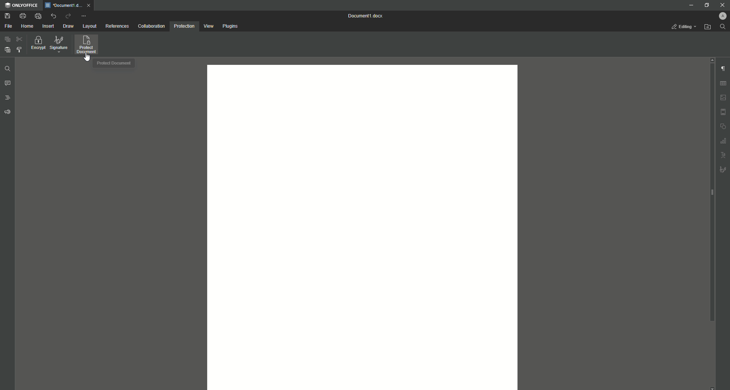  Describe the element at coordinates (151, 26) in the screenshot. I see `Collaboration` at that location.